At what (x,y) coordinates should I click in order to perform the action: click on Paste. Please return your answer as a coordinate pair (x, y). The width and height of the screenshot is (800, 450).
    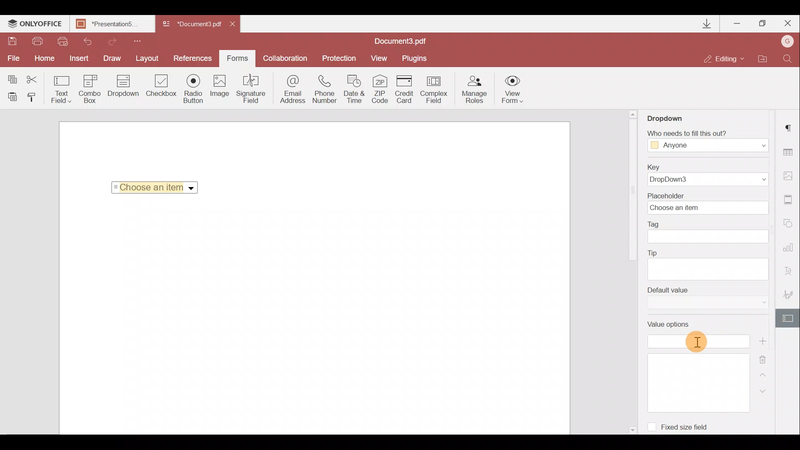
    Looking at the image, I should click on (12, 98).